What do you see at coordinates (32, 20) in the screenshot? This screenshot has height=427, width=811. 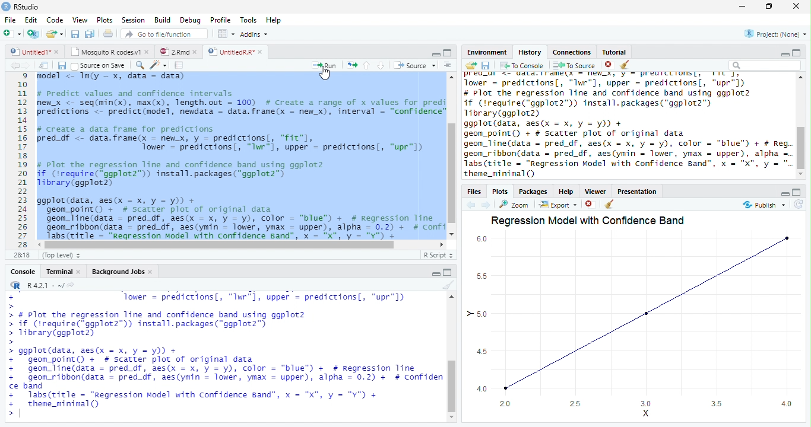 I see `Edit` at bounding box center [32, 20].